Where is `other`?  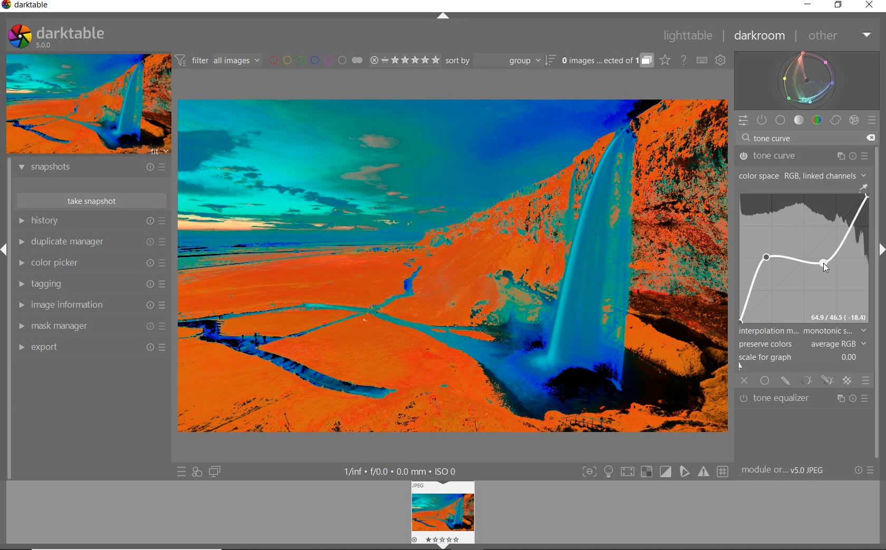 other is located at coordinates (837, 35).